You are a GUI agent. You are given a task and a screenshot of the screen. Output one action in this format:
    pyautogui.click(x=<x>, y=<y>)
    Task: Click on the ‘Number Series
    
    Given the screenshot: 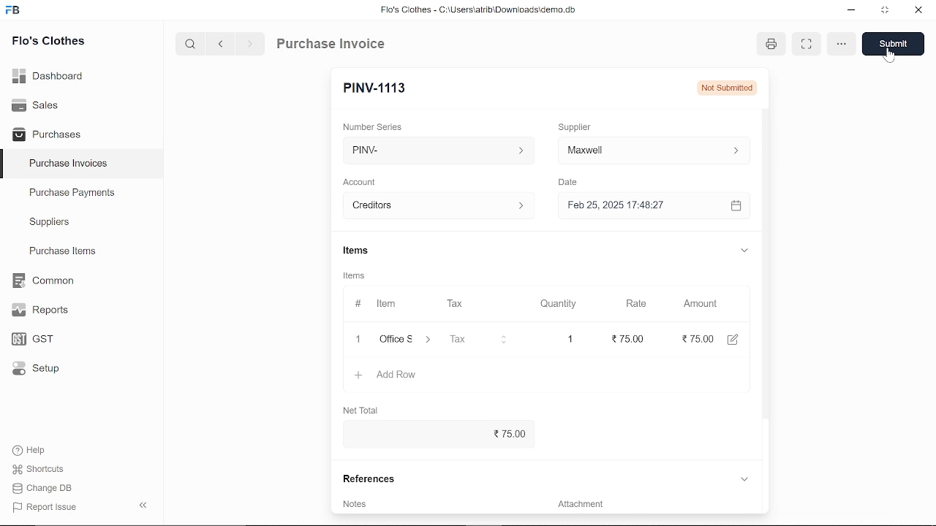 What is the action you would take?
    pyautogui.click(x=377, y=126)
    